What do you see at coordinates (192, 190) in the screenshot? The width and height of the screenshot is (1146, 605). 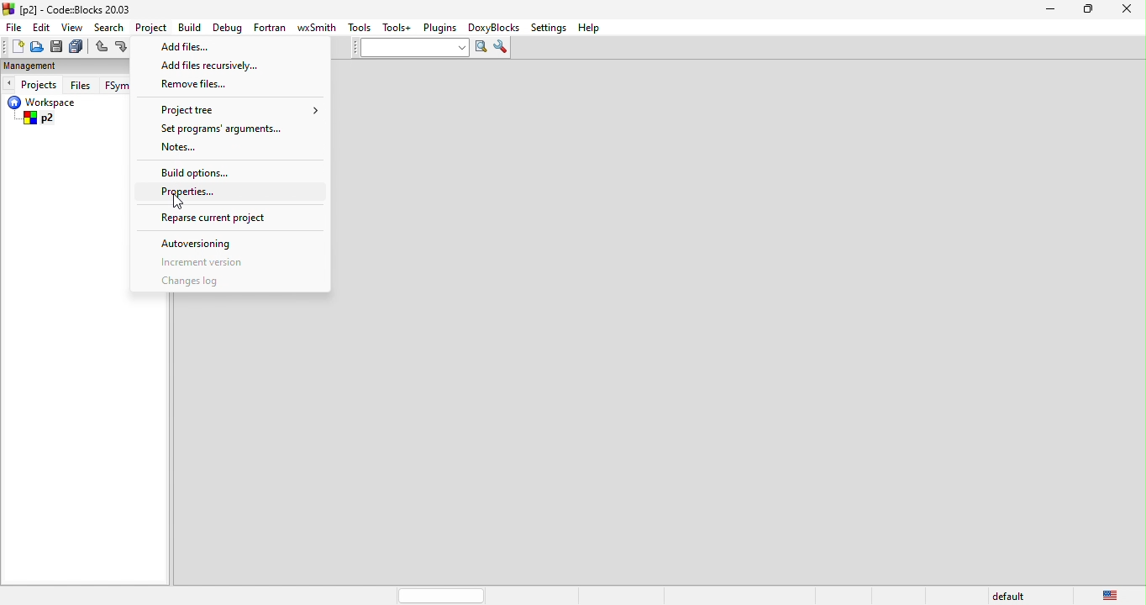 I see `properties` at bounding box center [192, 190].